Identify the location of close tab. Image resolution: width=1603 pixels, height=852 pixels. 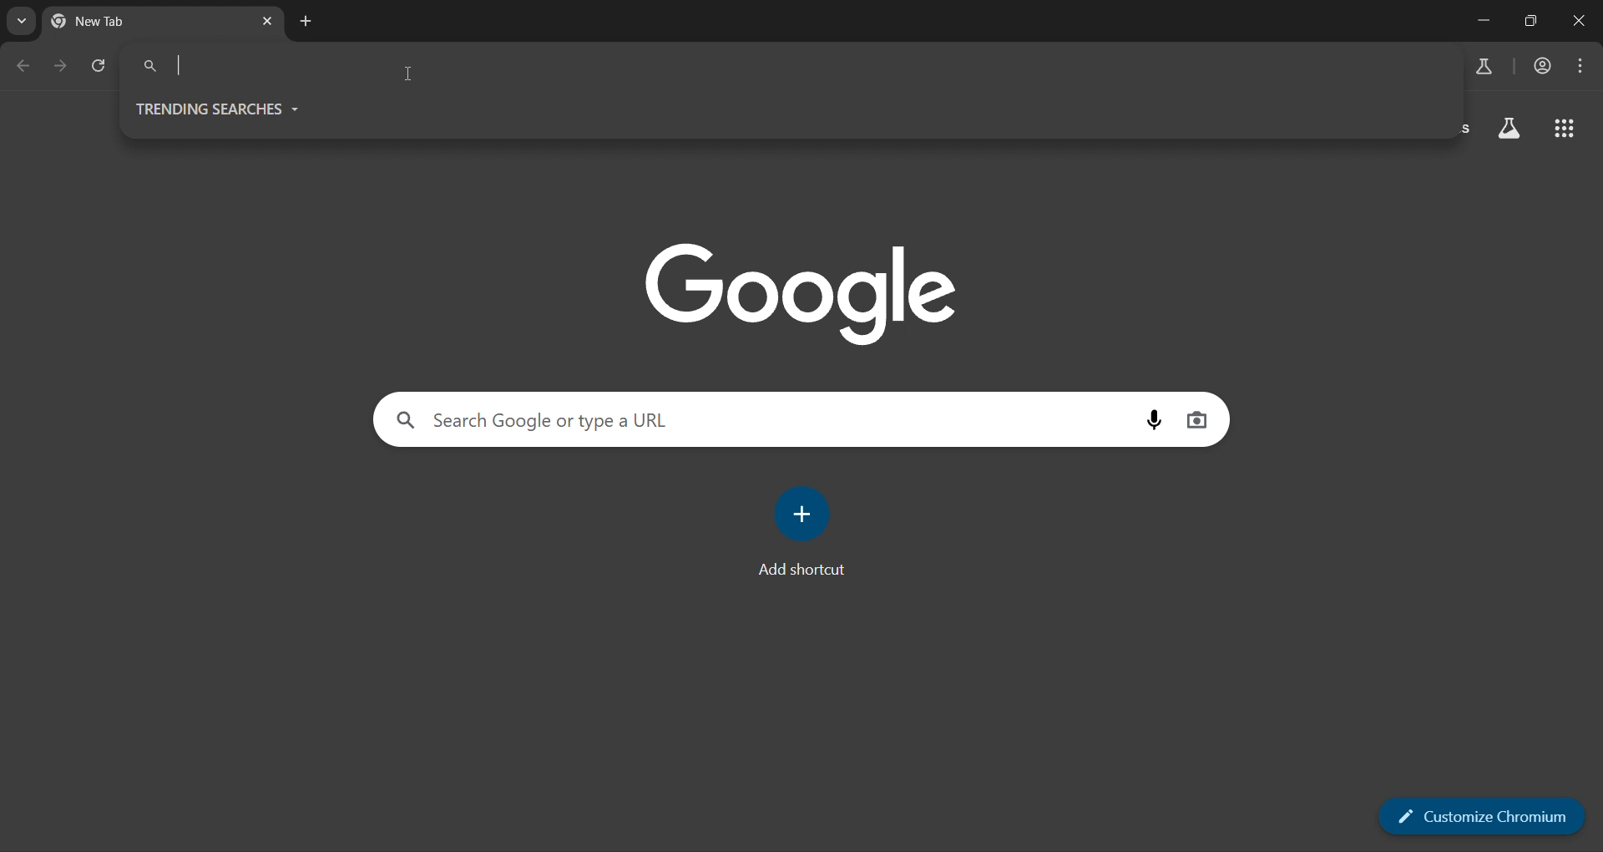
(263, 22).